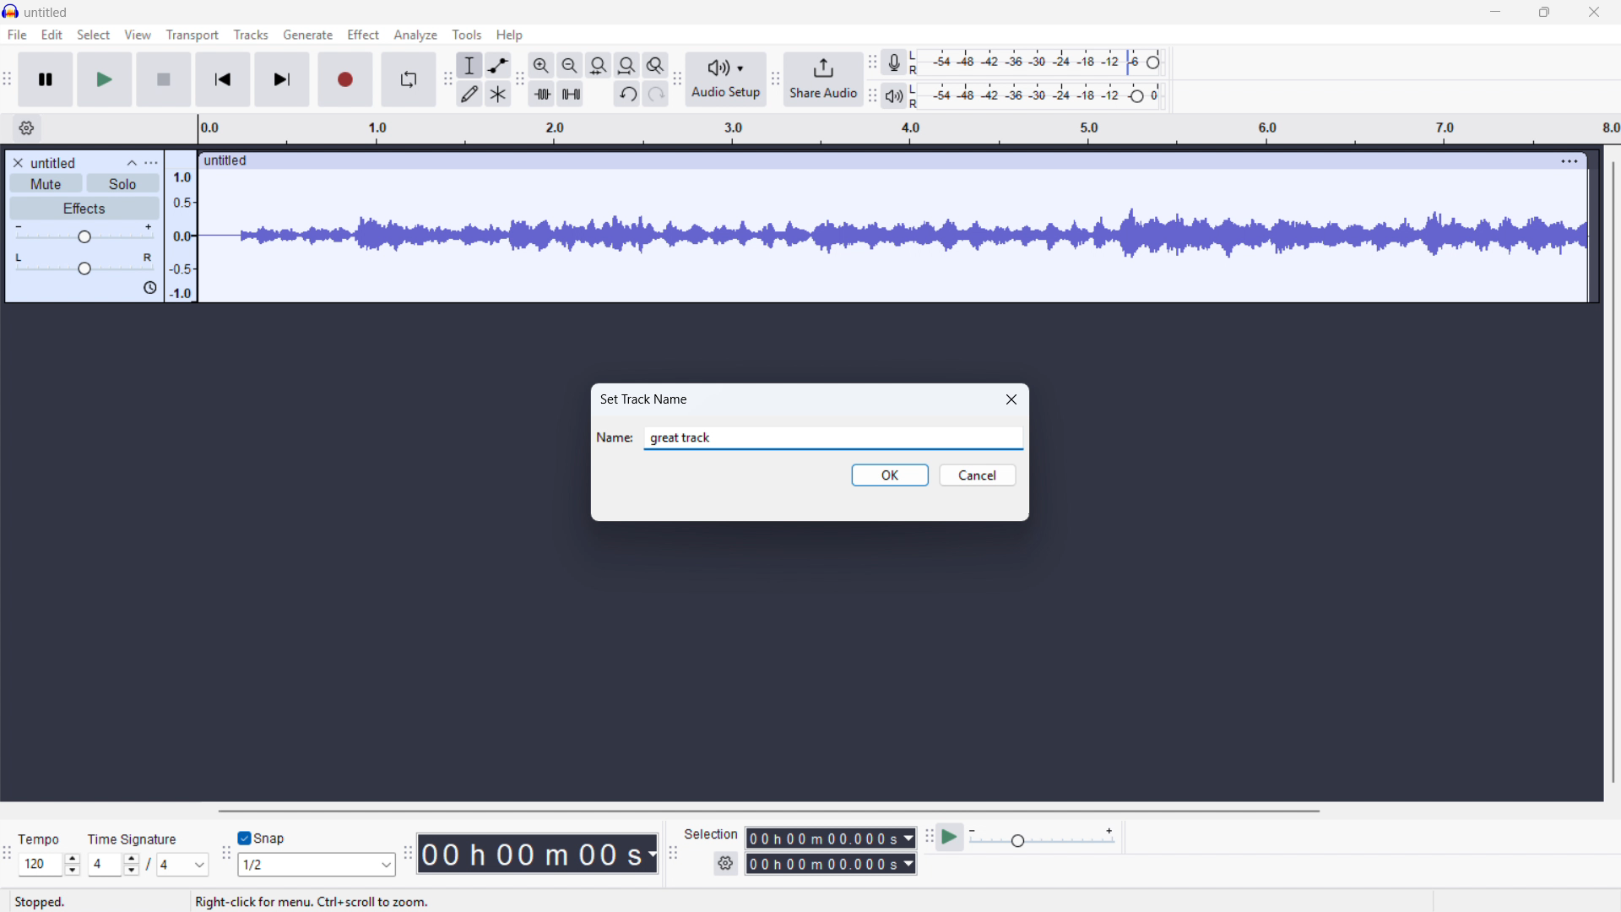 This screenshot has width=1621, height=912. What do you see at coordinates (1012, 399) in the screenshot?
I see `Close` at bounding box center [1012, 399].